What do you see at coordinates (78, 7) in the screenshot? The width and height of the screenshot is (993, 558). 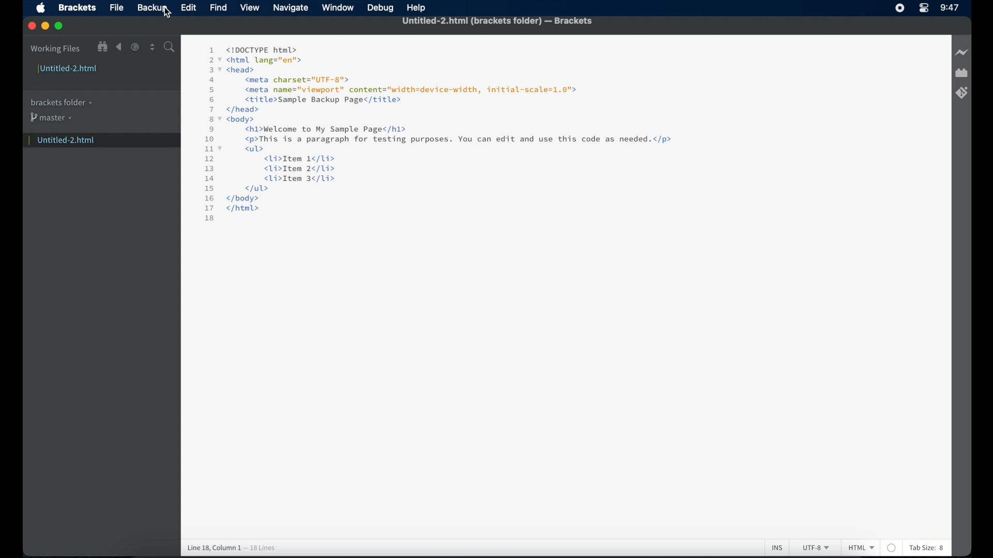 I see `brackets` at bounding box center [78, 7].